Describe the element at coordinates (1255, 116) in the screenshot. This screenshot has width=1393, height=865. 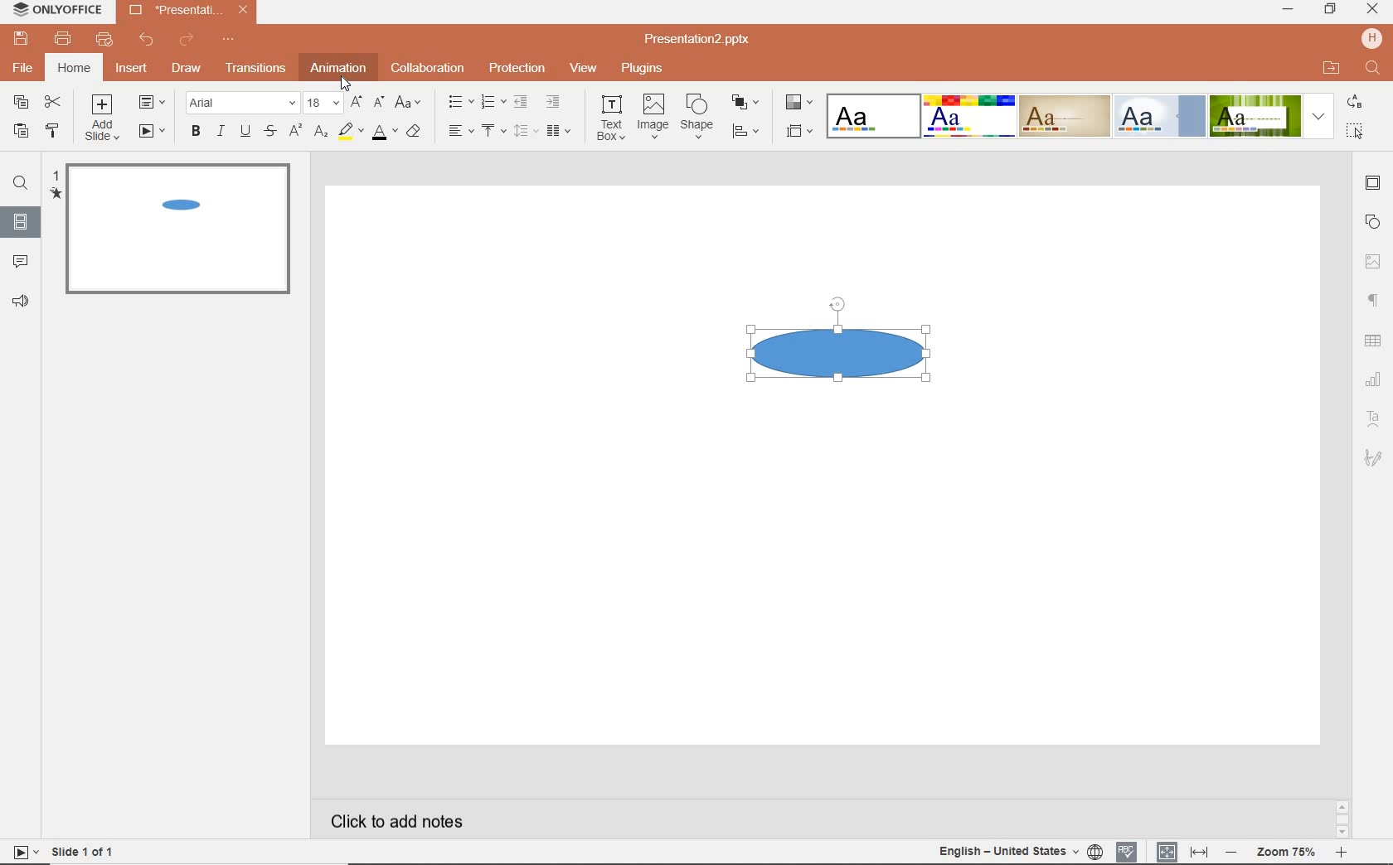
I see `Grean leaf` at that location.